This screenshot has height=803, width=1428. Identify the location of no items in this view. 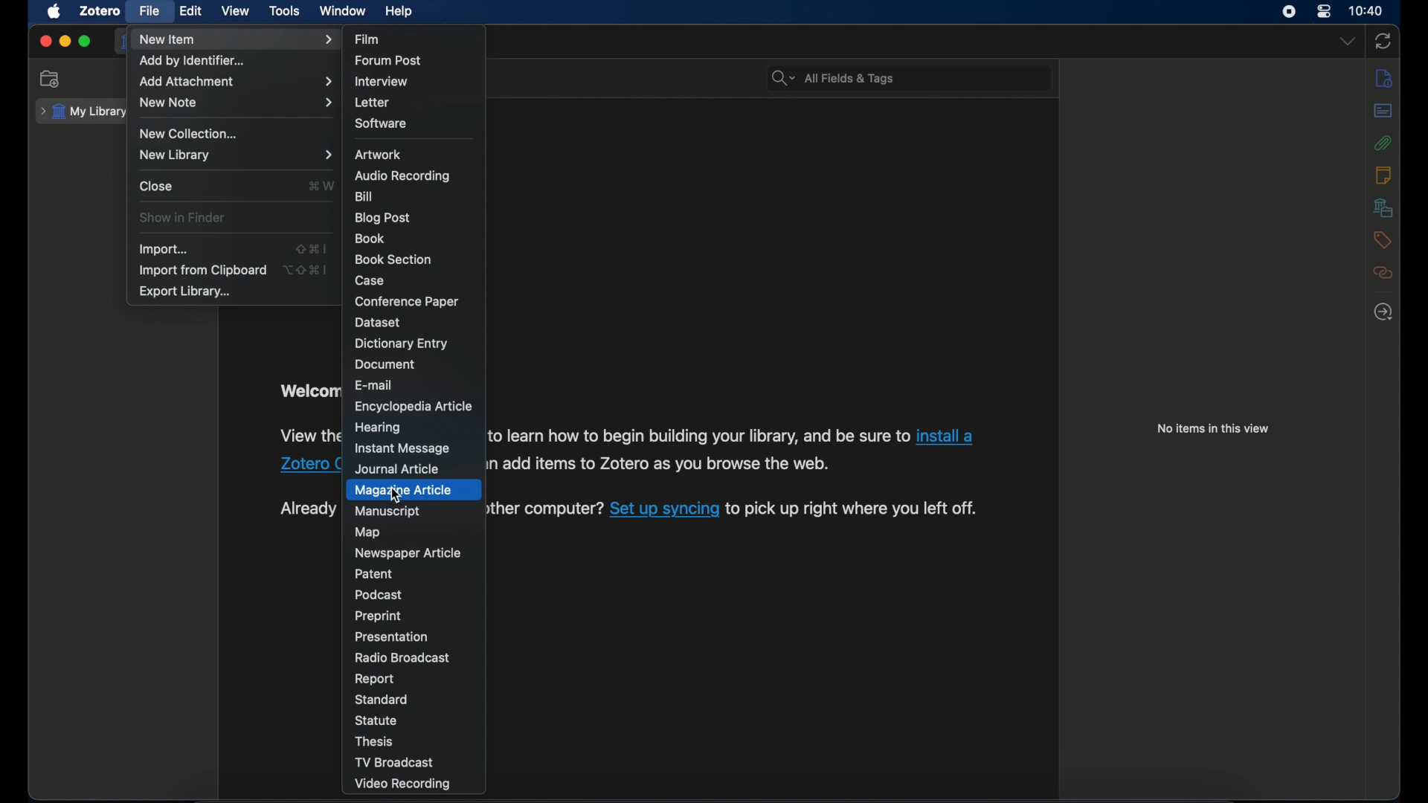
(1213, 428).